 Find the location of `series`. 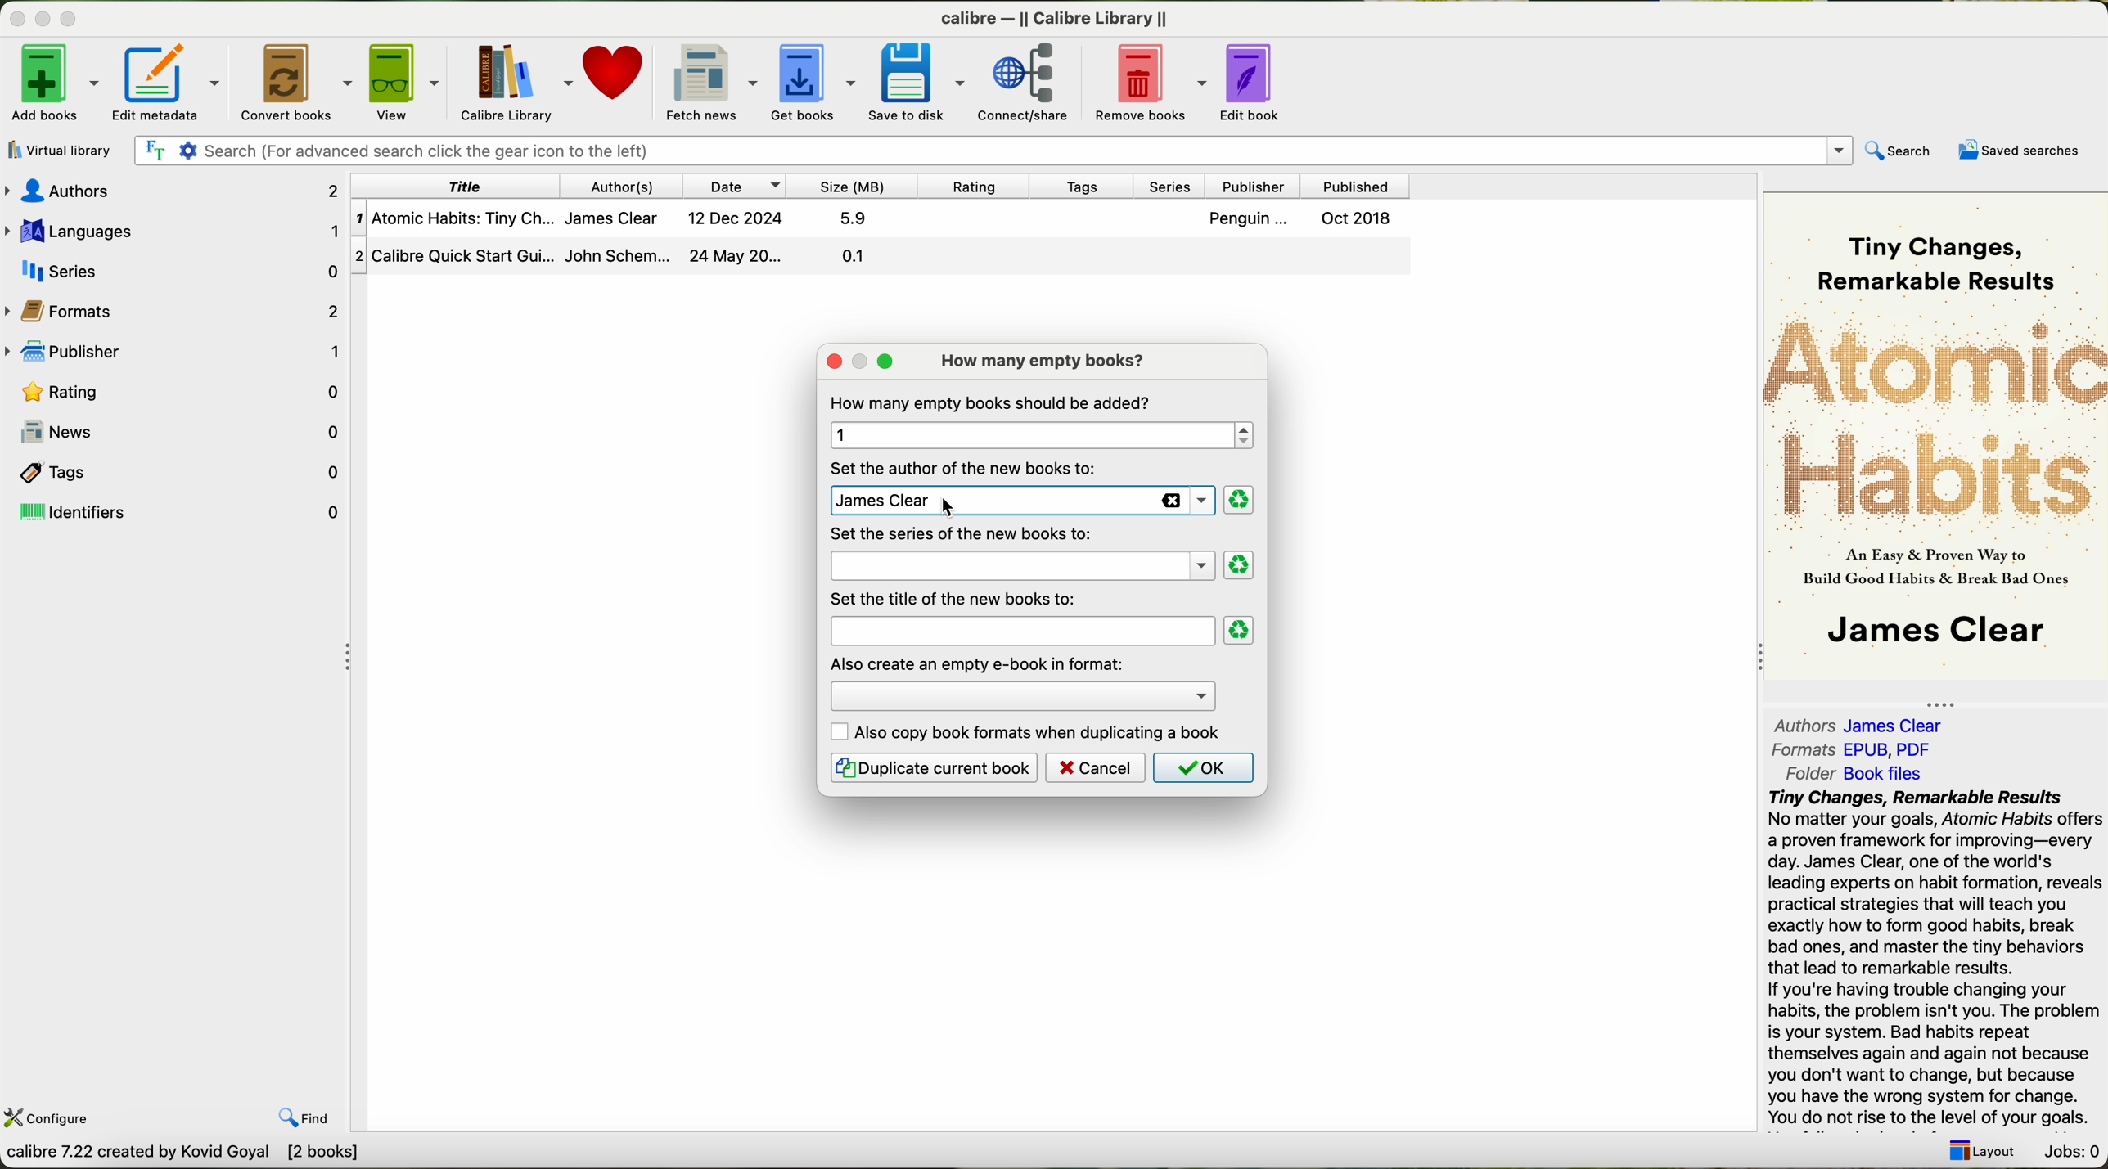

series is located at coordinates (171, 270).